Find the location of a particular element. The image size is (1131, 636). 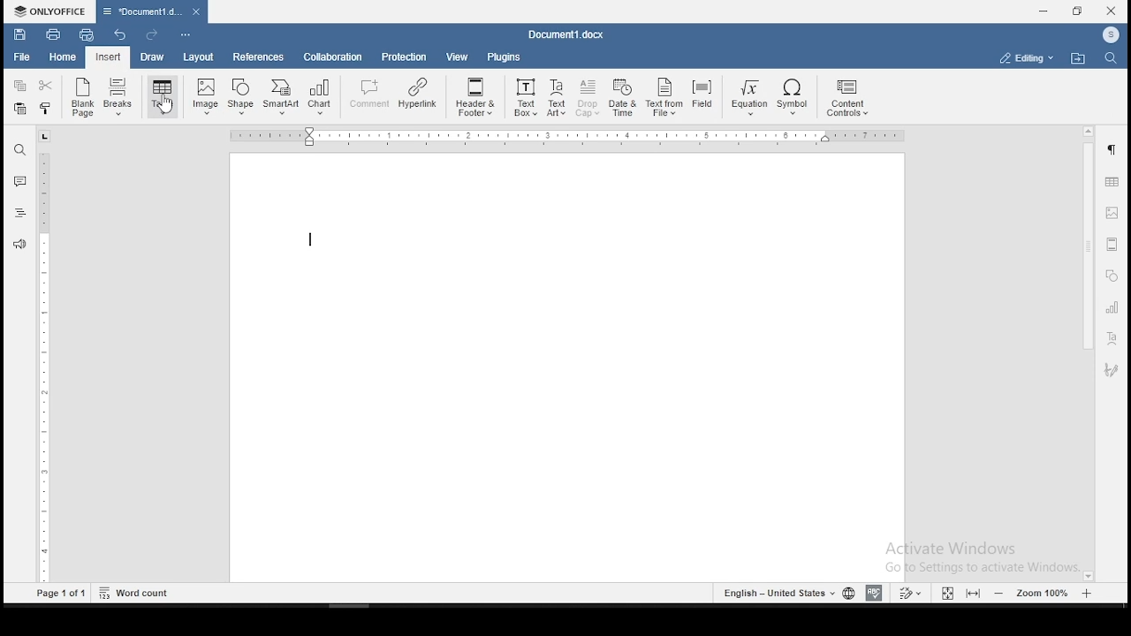

view is located at coordinates (459, 57).